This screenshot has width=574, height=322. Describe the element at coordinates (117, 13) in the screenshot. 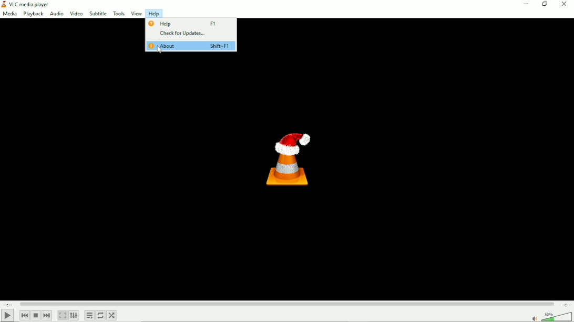

I see `Tools` at that location.